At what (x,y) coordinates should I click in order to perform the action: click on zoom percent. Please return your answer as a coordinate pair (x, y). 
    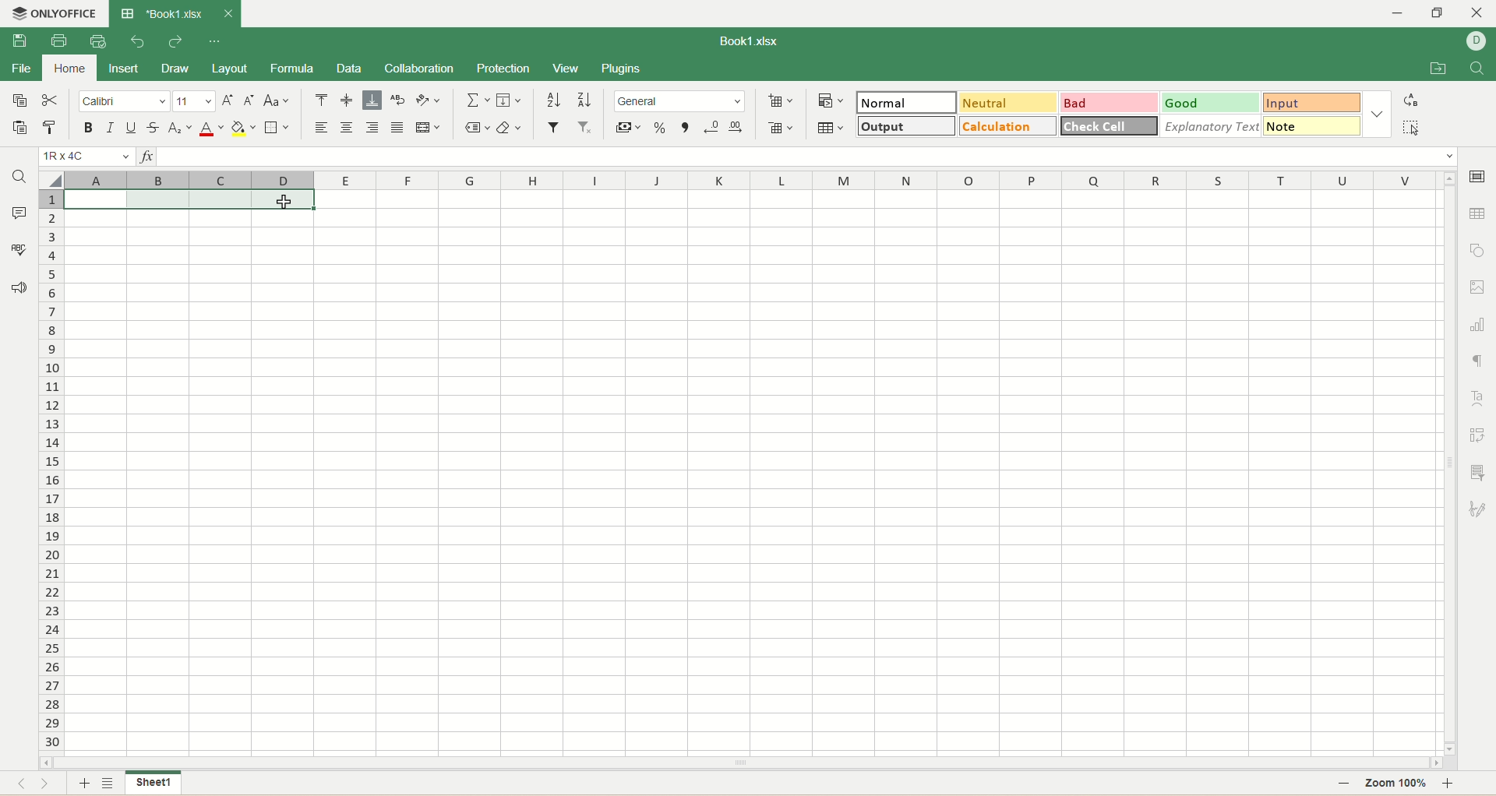
    Looking at the image, I should click on (1397, 784).